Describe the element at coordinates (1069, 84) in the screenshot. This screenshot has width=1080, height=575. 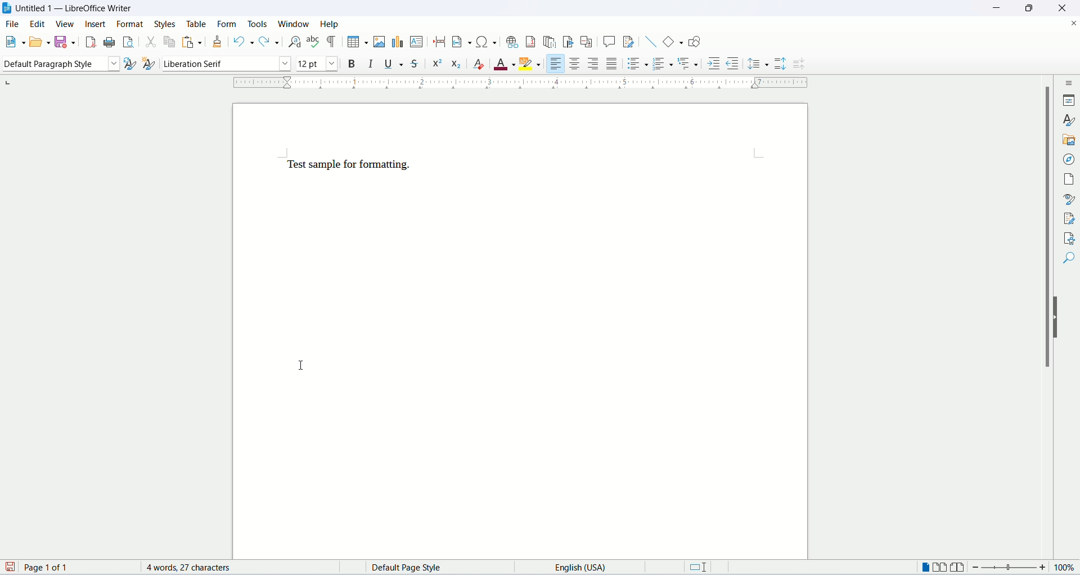
I see `sidebar` at that location.